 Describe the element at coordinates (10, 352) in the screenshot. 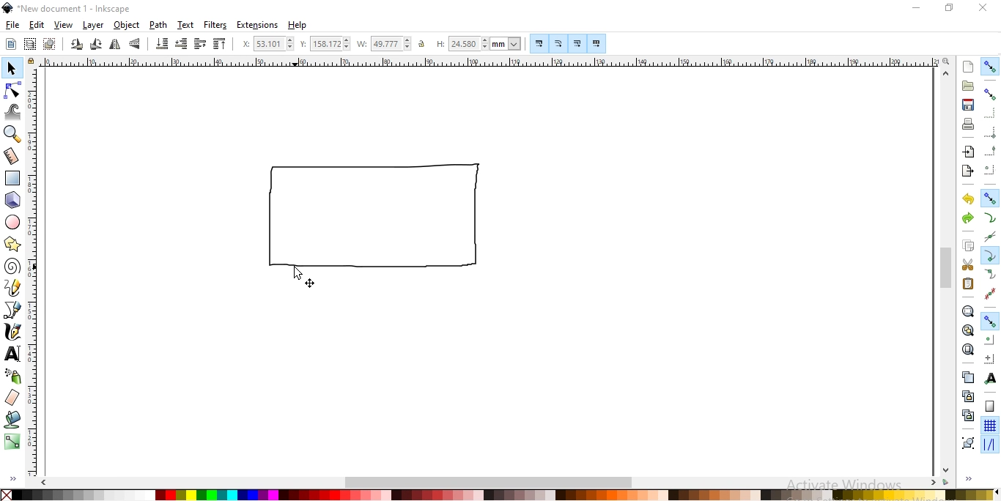

I see `create and edit text objects` at that location.